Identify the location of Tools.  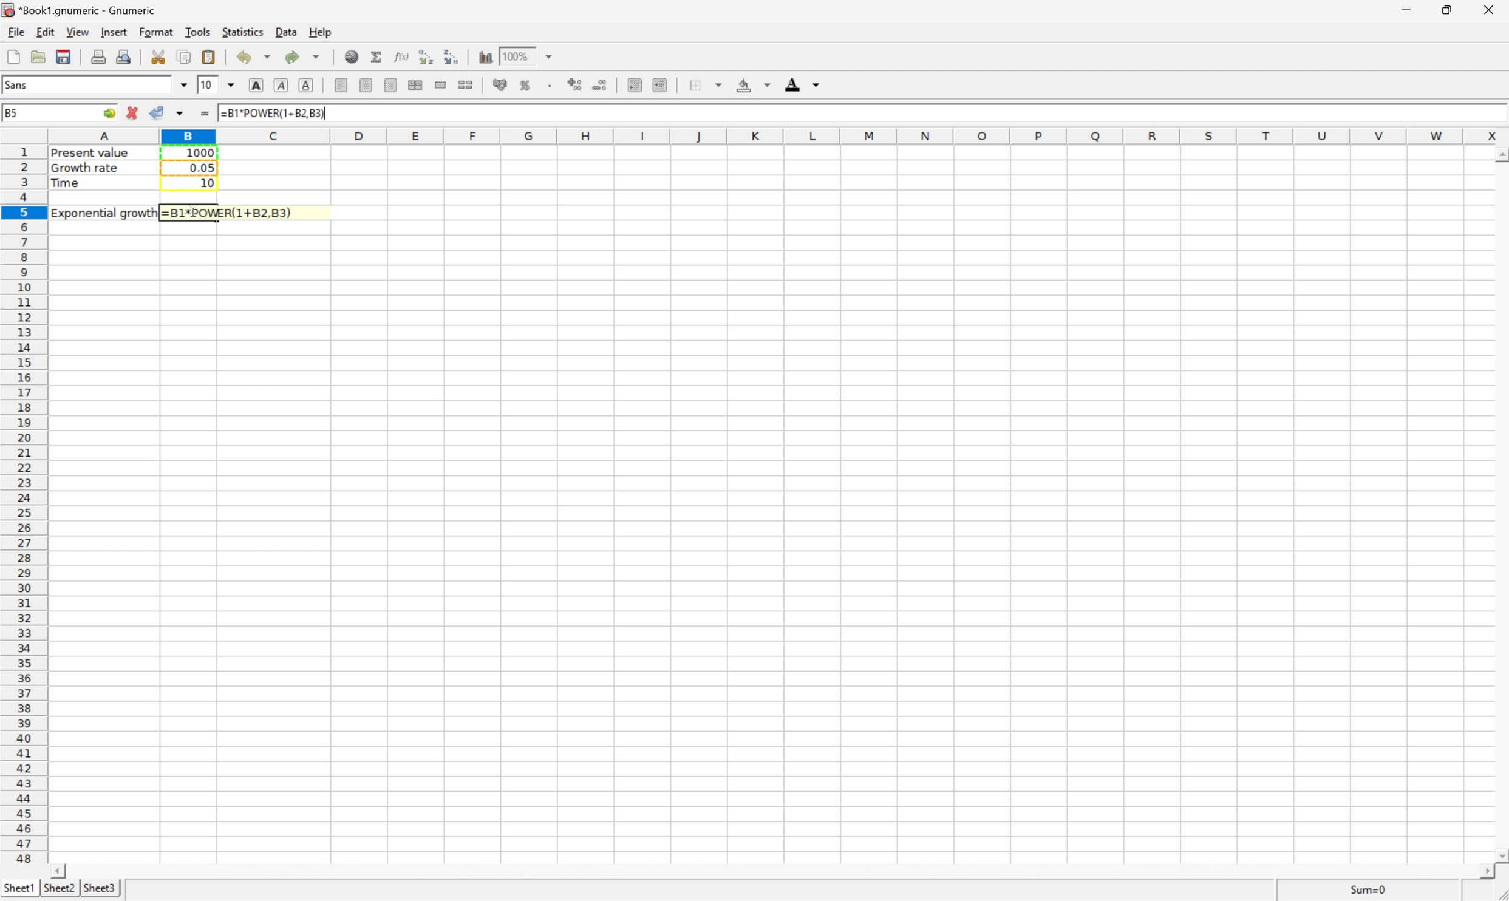
(198, 32).